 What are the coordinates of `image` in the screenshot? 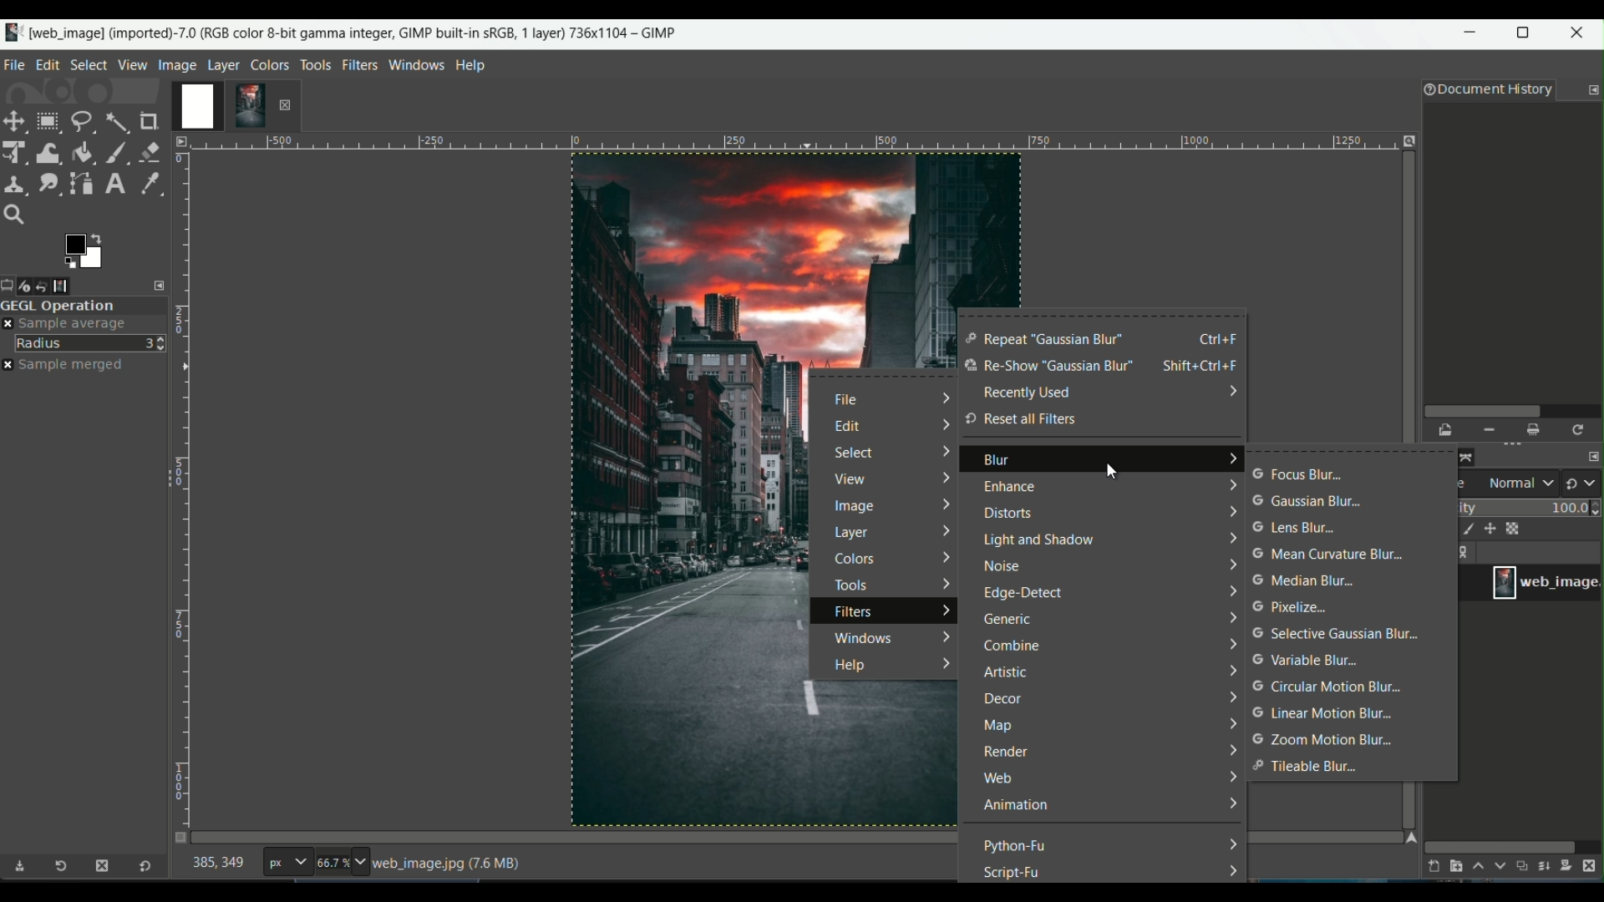 It's located at (854, 509).